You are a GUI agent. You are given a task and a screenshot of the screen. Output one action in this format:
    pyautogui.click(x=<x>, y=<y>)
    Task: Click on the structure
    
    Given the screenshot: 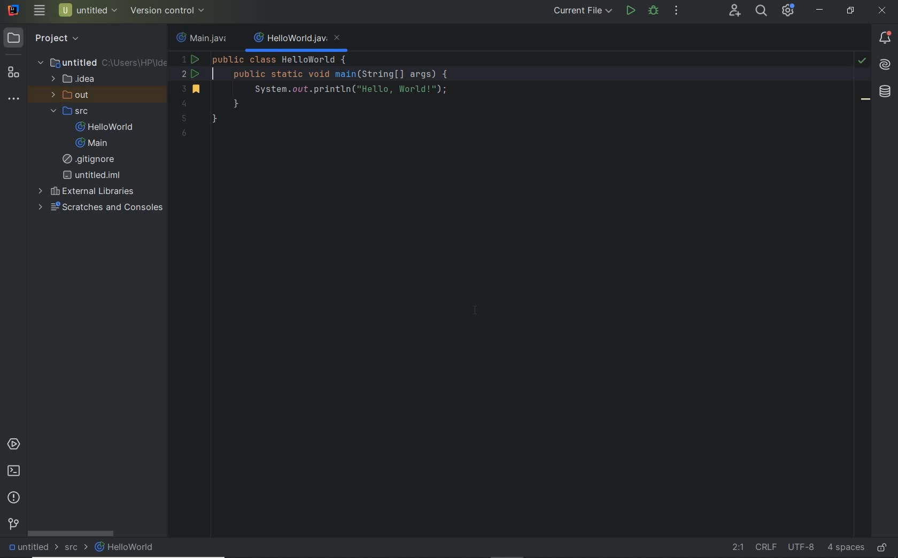 What is the action you would take?
    pyautogui.click(x=13, y=73)
    